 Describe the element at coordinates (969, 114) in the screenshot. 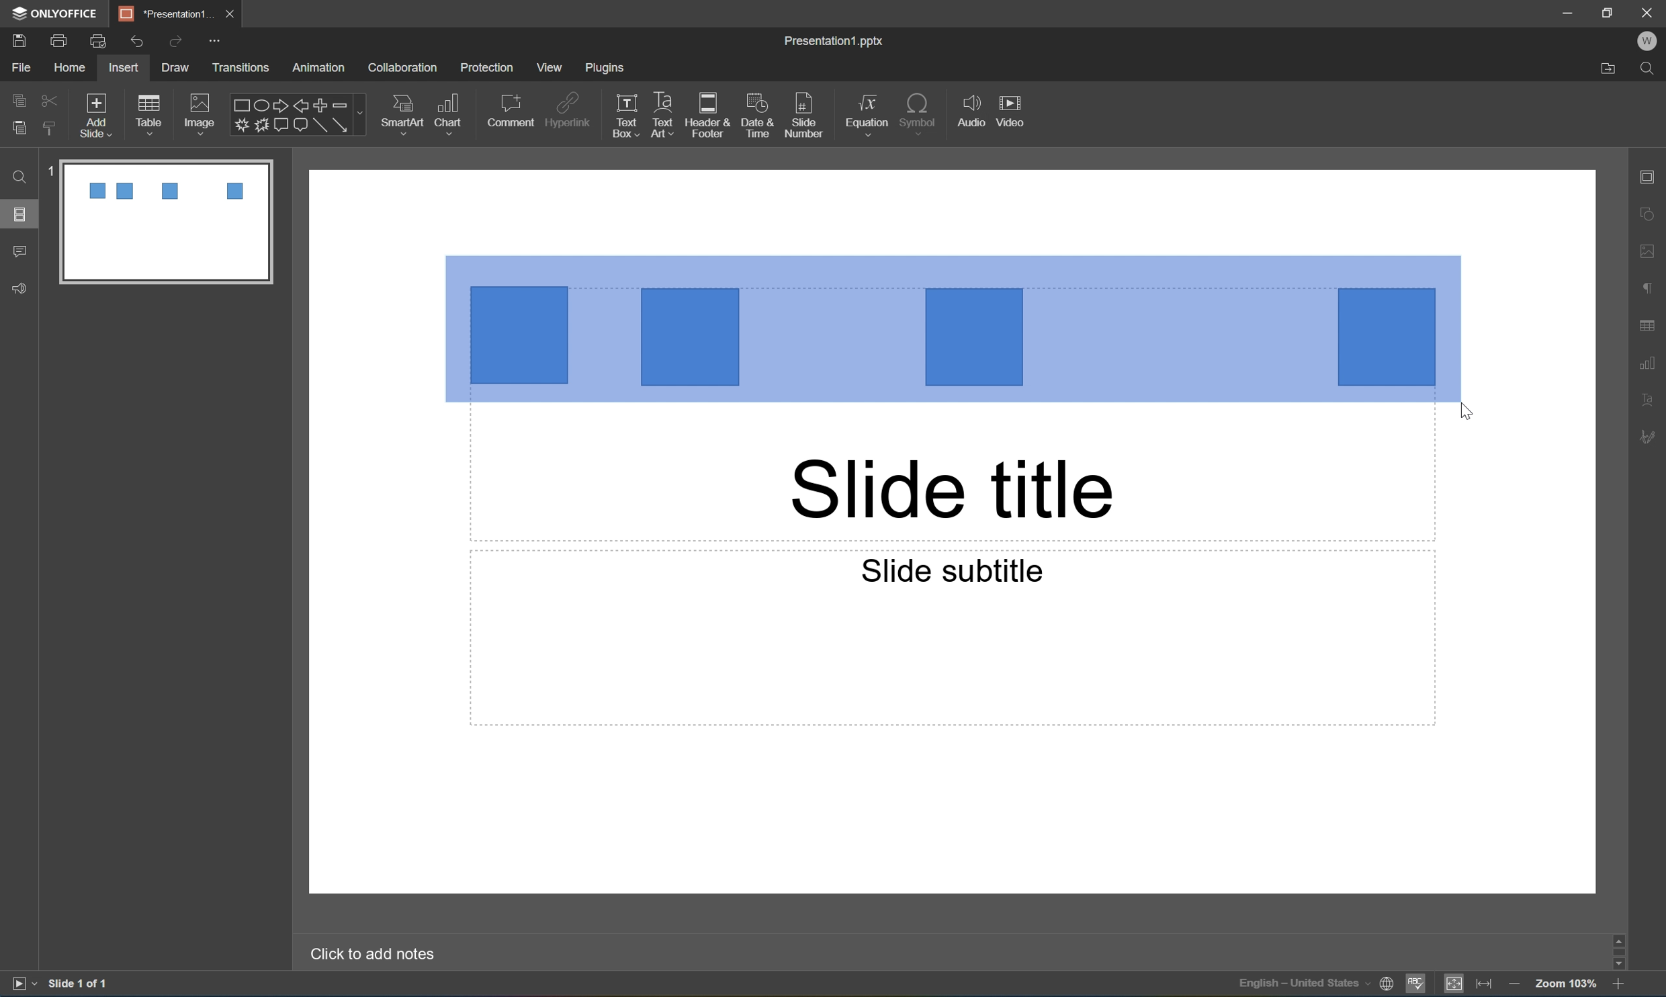

I see `audio` at that location.